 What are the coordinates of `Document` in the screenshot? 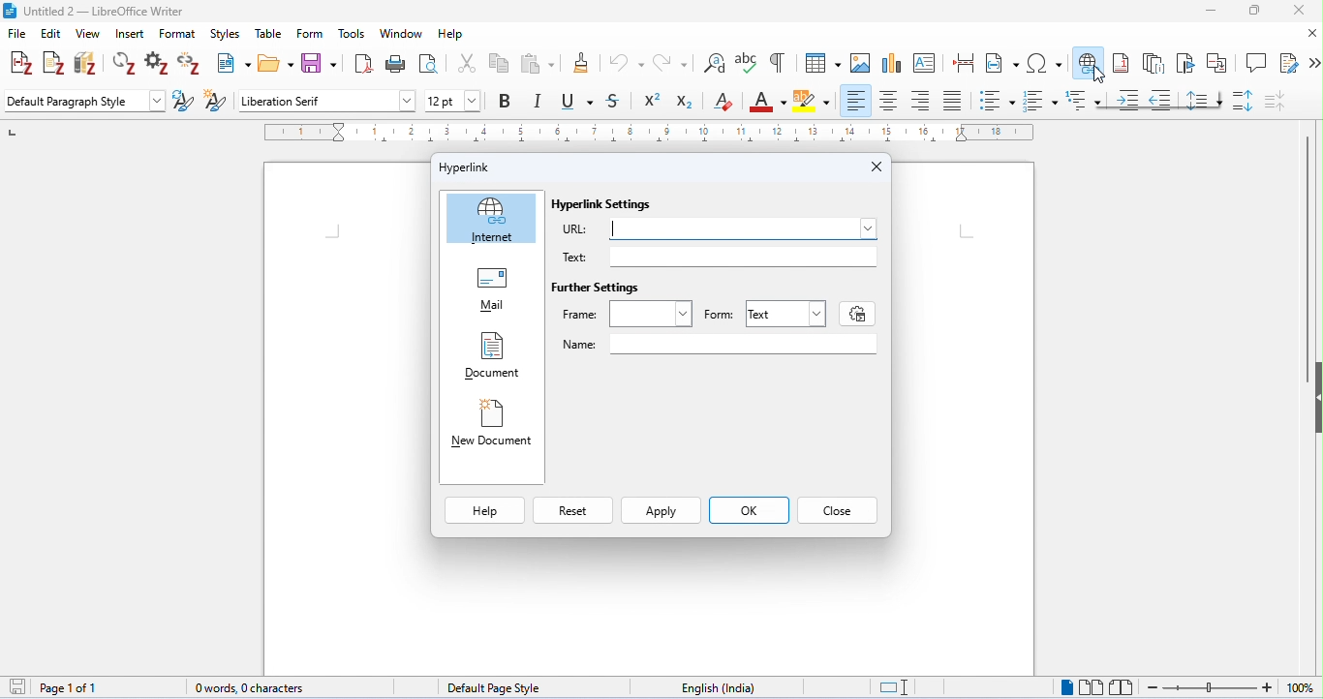 It's located at (490, 352).